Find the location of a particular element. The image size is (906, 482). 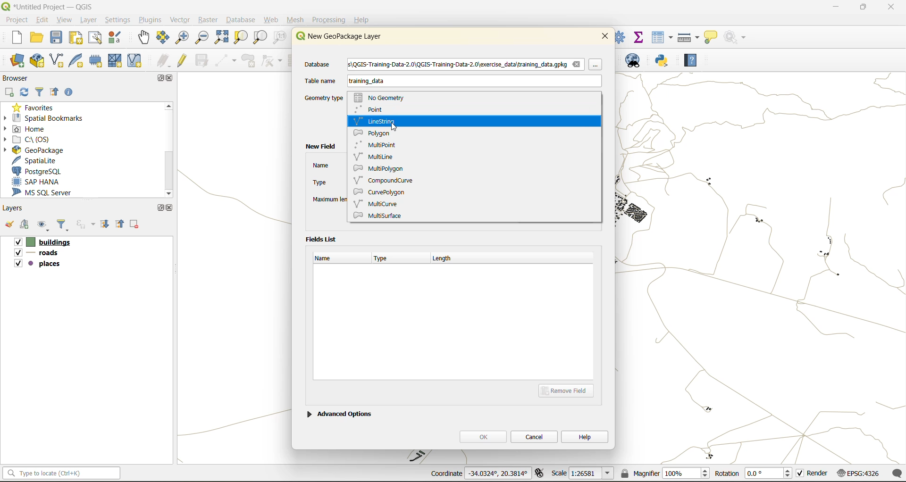

buildings is located at coordinates (42, 243).